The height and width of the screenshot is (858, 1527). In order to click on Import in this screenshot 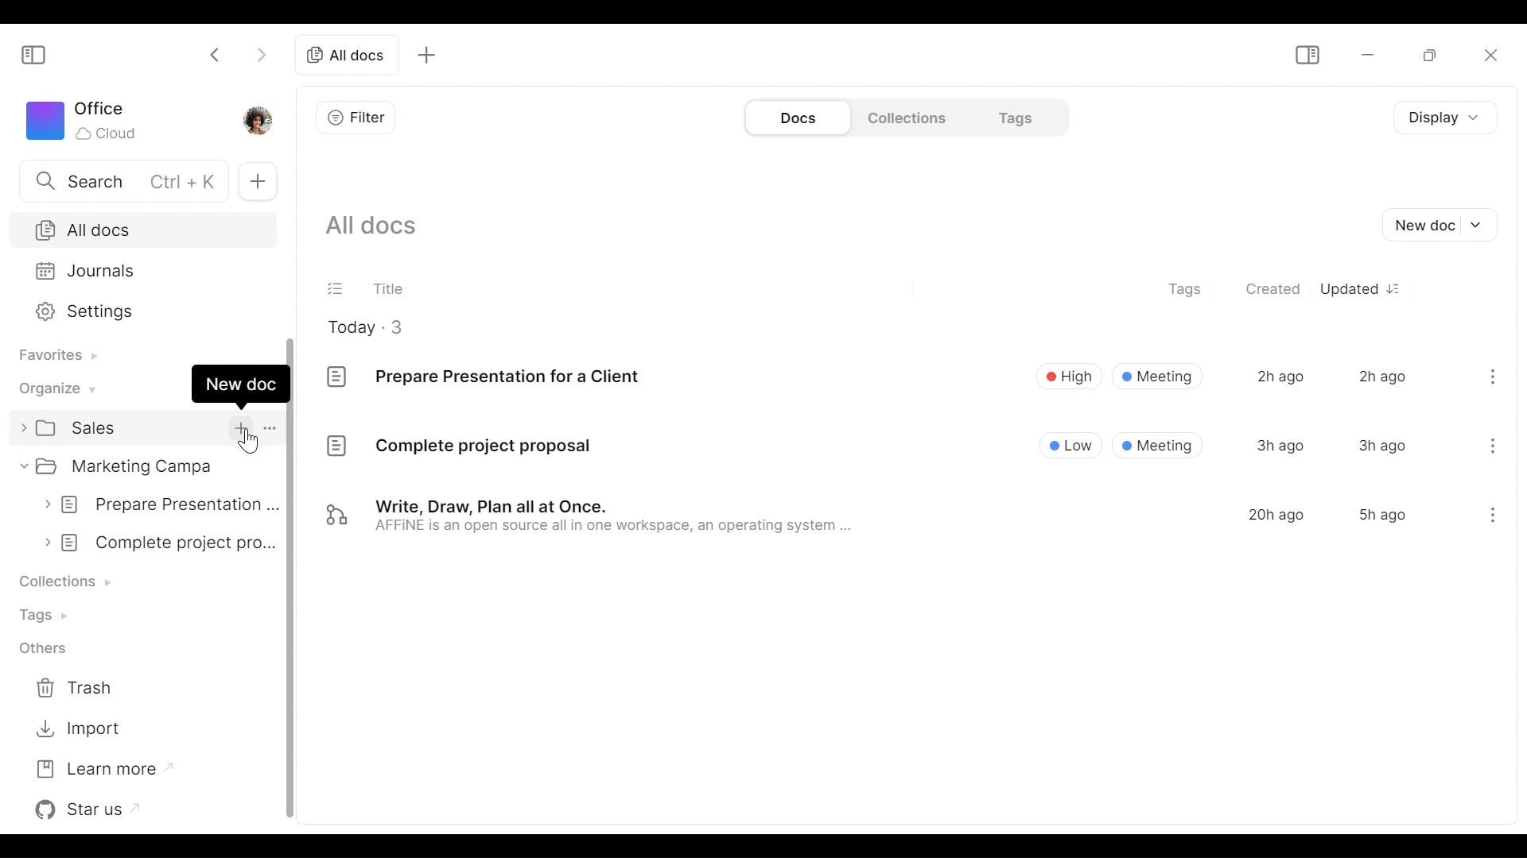, I will do `click(83, 725)`.